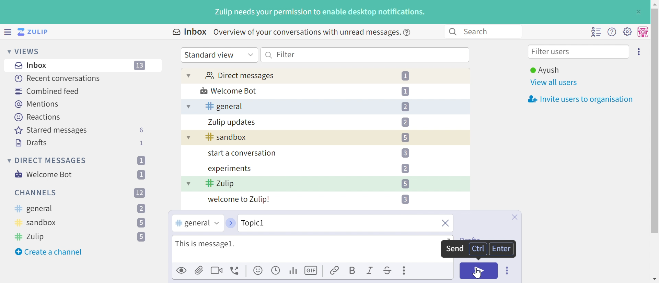 Image resolution: width=659 pixels, height=283 pixels. I want to click on 1, so click(143, 174).